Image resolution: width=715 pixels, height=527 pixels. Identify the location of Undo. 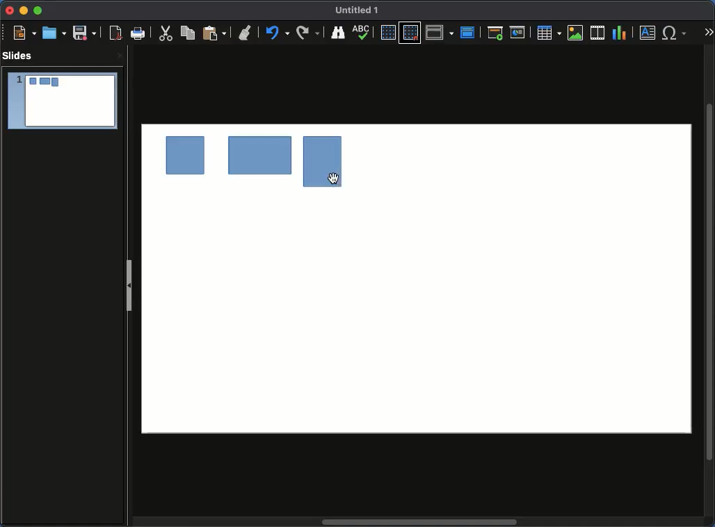
(245, 30).